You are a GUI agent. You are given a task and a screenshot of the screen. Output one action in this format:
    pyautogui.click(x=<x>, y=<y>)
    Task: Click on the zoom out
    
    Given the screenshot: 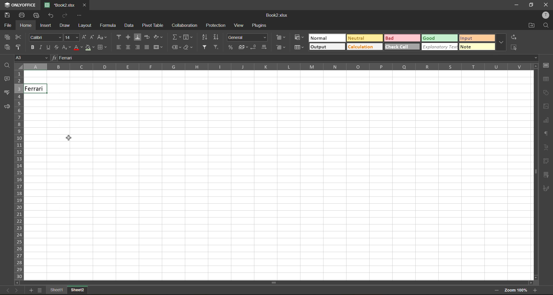 What is the action you would take?
    pyautogui.click(x=497, y=291)
    